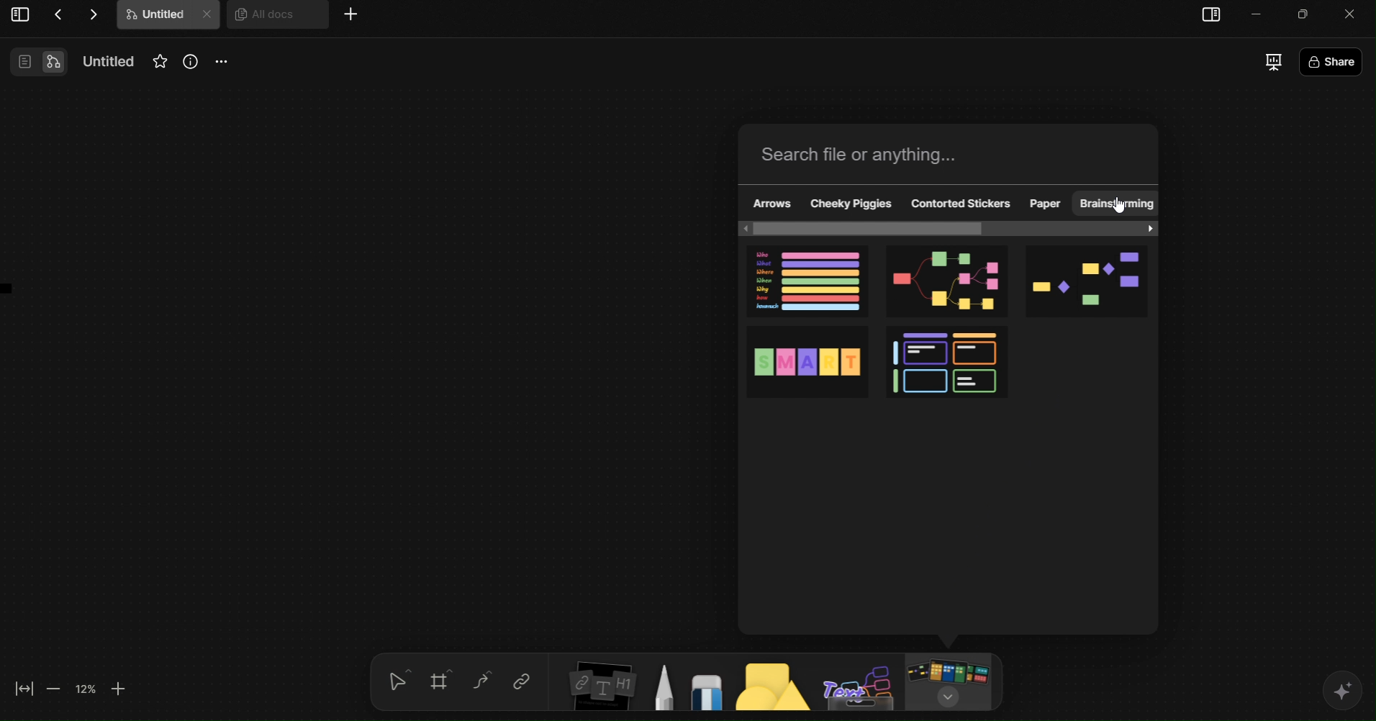 The image size is (1376, 721). What do you see at coordinates (962, 203) in the screenshot?
I see `Contored Stickers` at bounding box center [962, 203].